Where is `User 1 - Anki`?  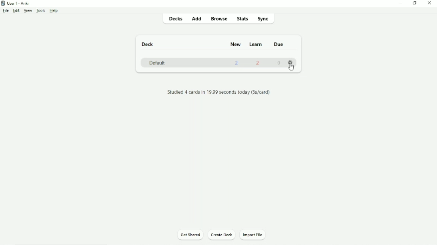
User 1 - Anki is located at coordinates (16, 3).